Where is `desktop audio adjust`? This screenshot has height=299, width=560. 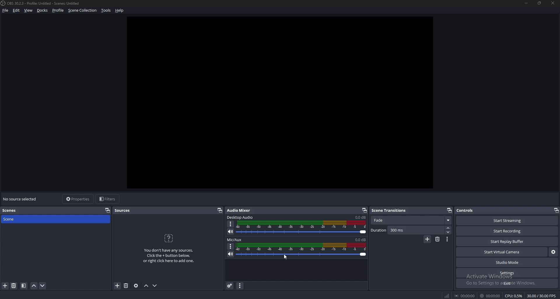 desktop audio adjust is located at coordinates (302, 227).